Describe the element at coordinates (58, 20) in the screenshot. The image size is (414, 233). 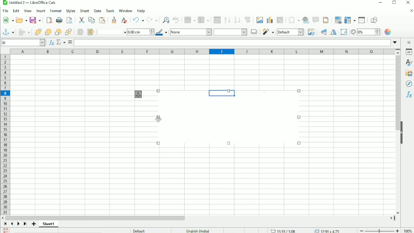
I see `Print` at that location.